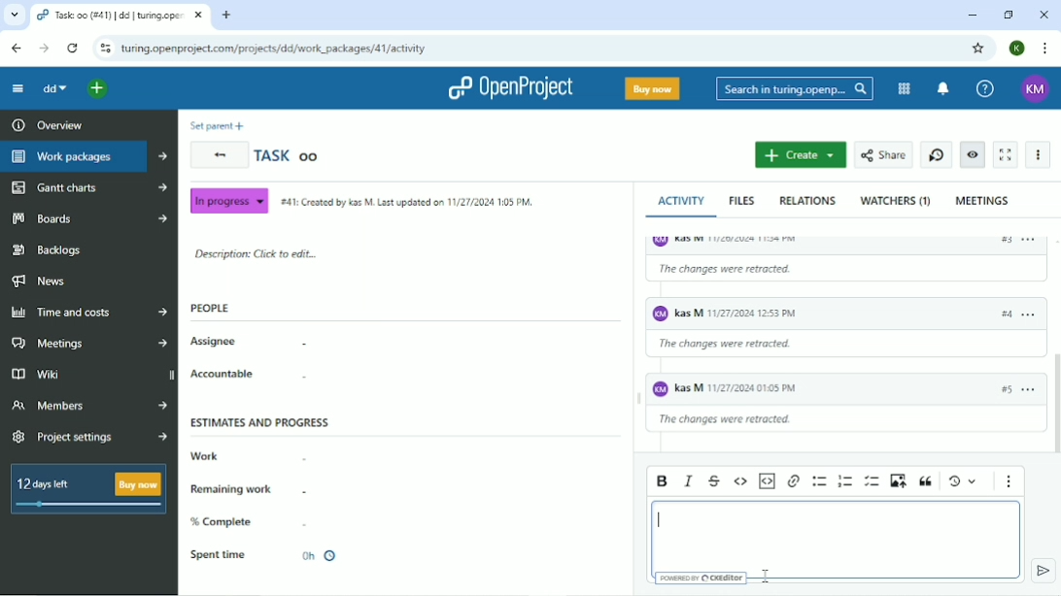 The width and height of the screenshot is (1061, 596). Describe the element at coordinates (926, 482) in the screenshot. I see `Block quote` at that location.